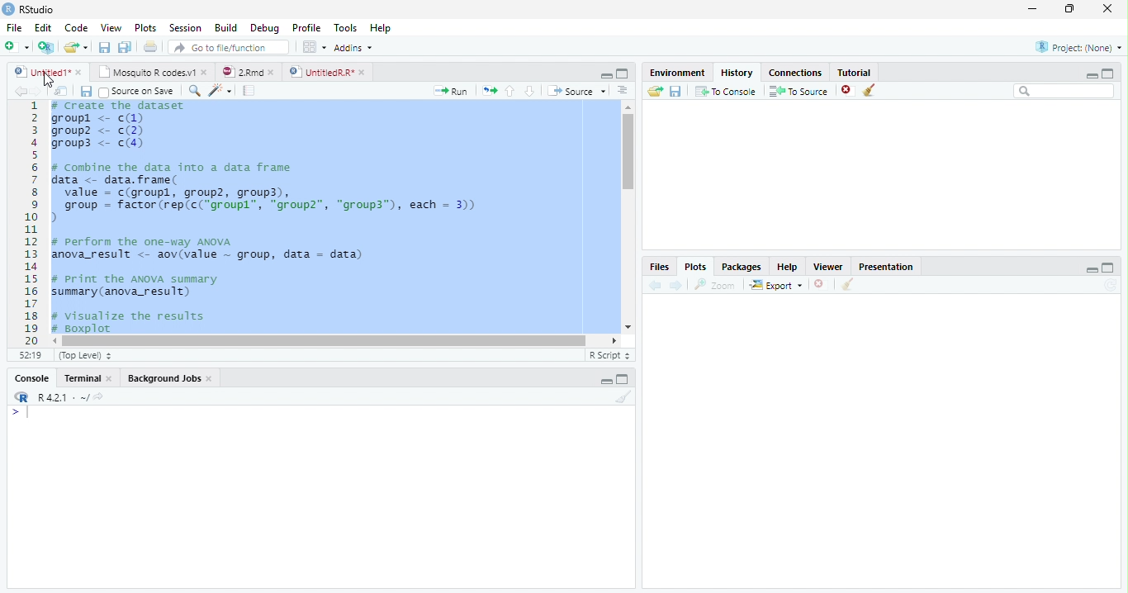  Describe the element at coordinates (31, 380) in the screenshot. I see `Console` at that location.